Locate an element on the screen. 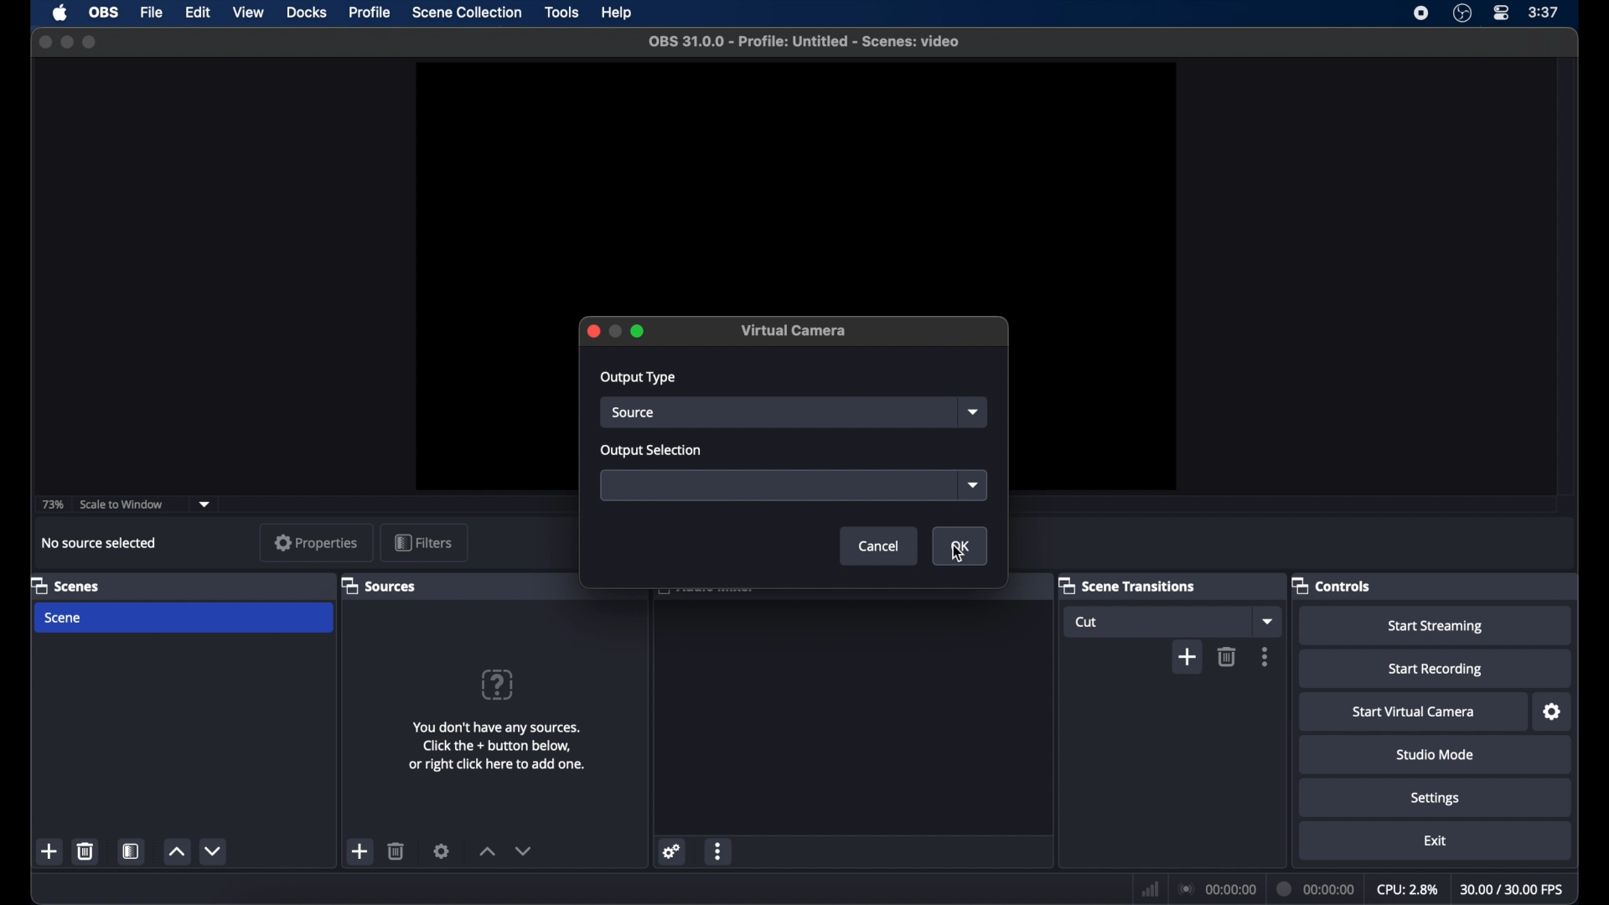 The image size is (1609, 905). controls is located at coordinates (1332, 585).